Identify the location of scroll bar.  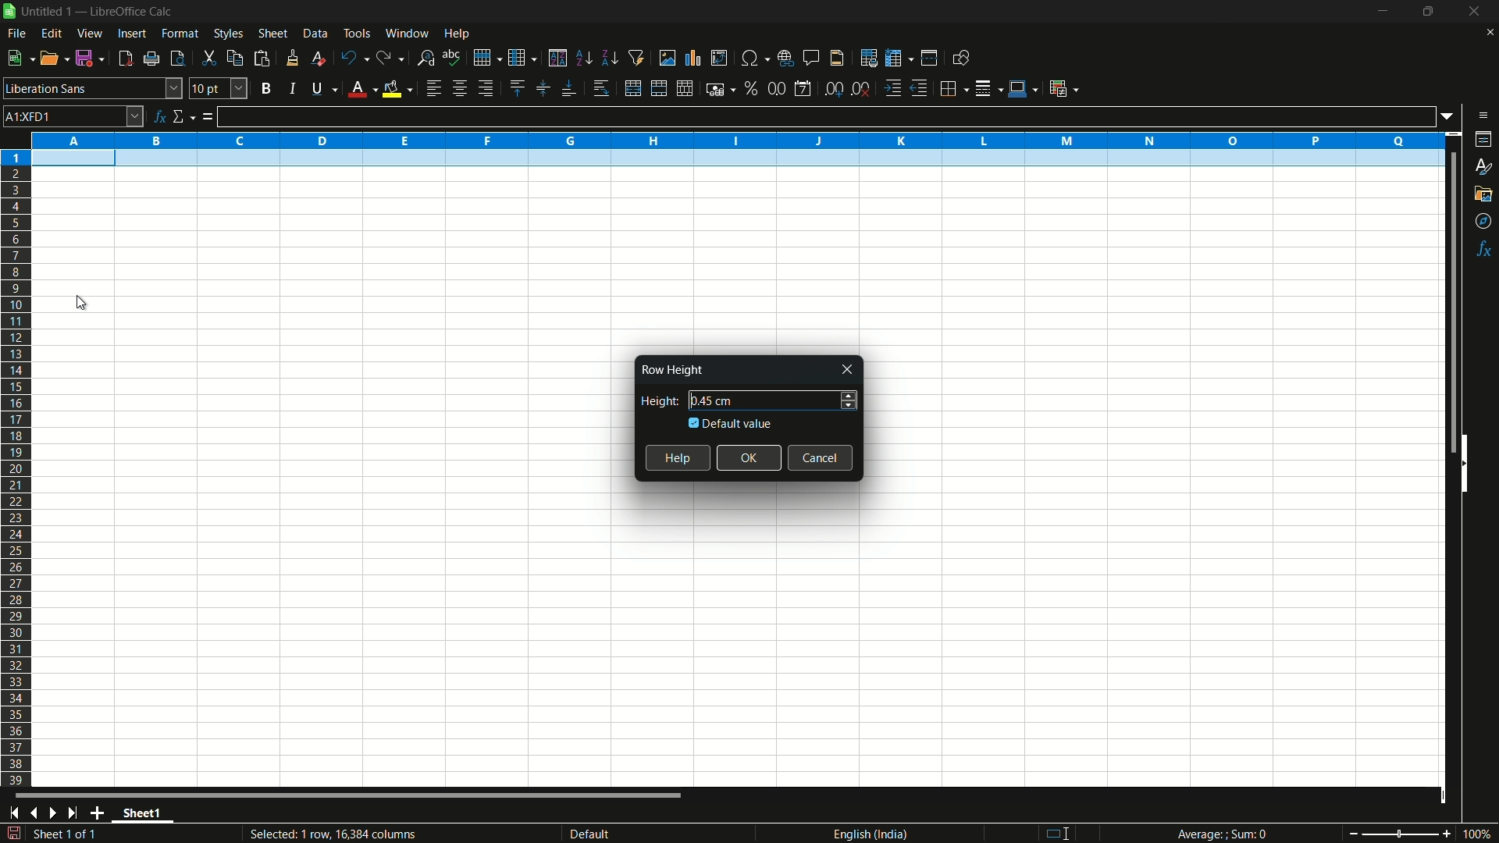
(1444, 303).